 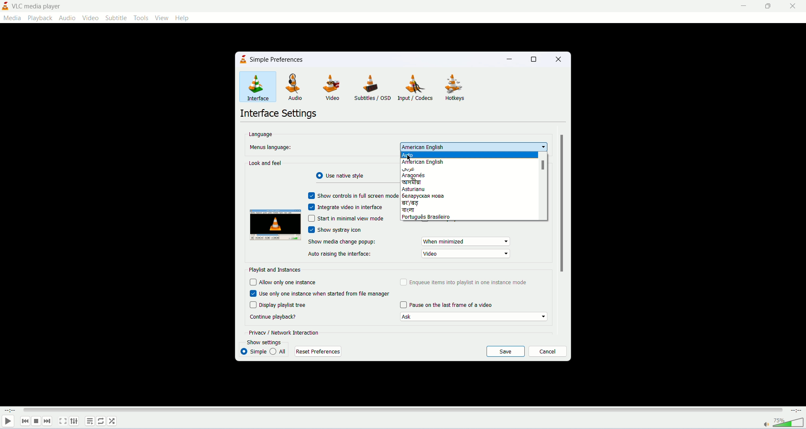 I want to click on close, so click(x=556, y=59).